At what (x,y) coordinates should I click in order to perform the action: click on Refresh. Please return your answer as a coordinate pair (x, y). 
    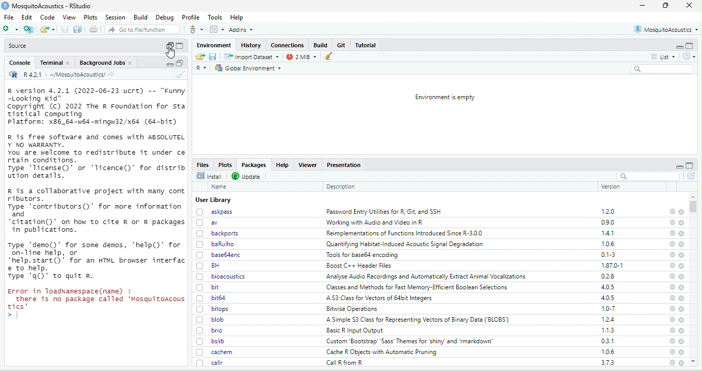
    Looking at the image, I should click on (689, 56).